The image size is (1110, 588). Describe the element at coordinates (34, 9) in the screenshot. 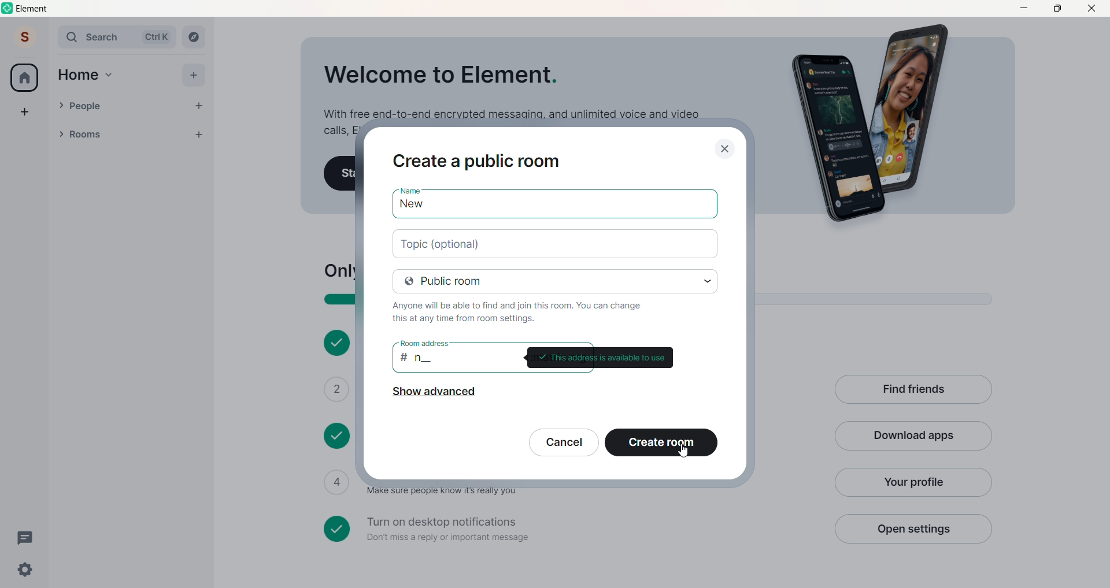

I see `Element` at that location.